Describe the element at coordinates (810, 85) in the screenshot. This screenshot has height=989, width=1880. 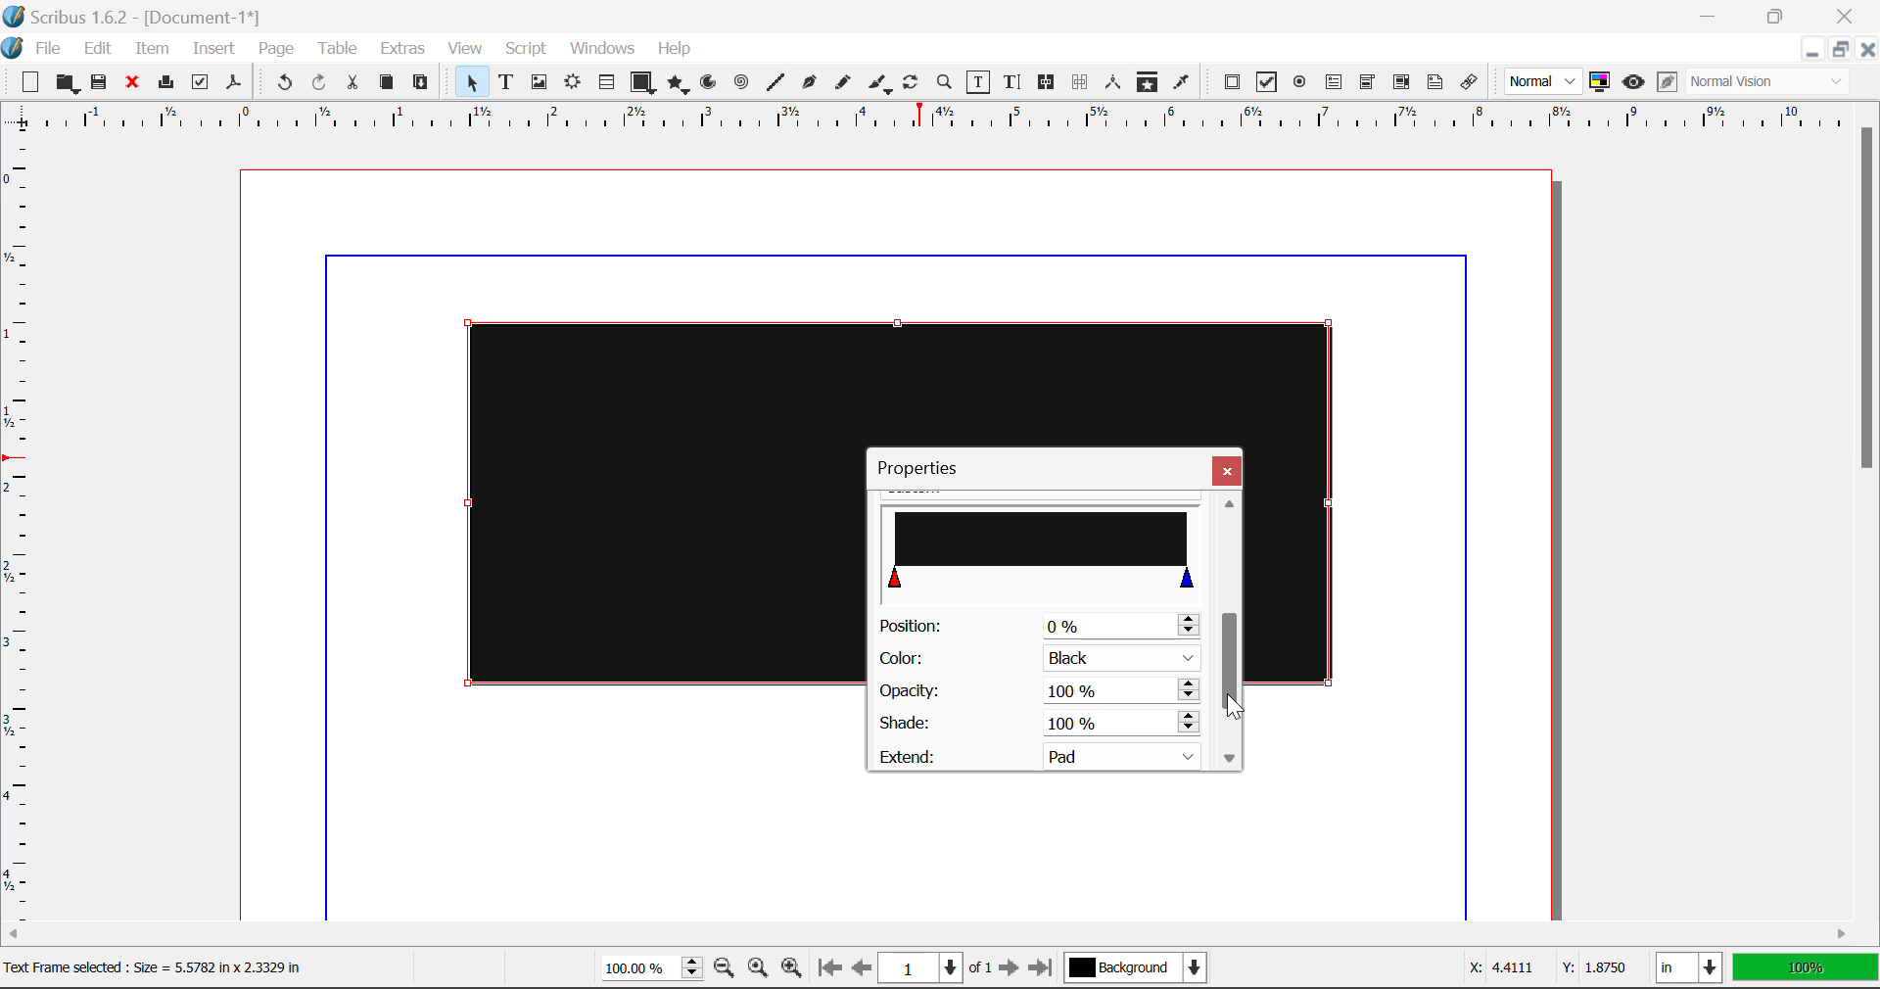
I see `Bezier Curve` at that location.